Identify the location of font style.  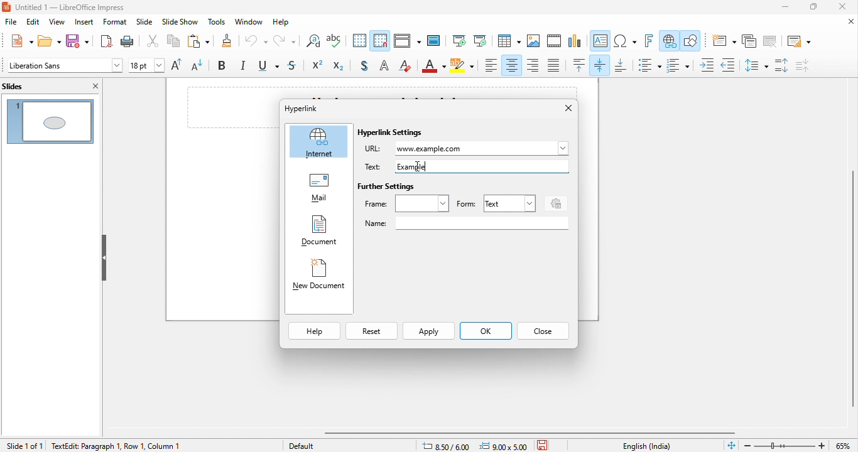
(63, 67).